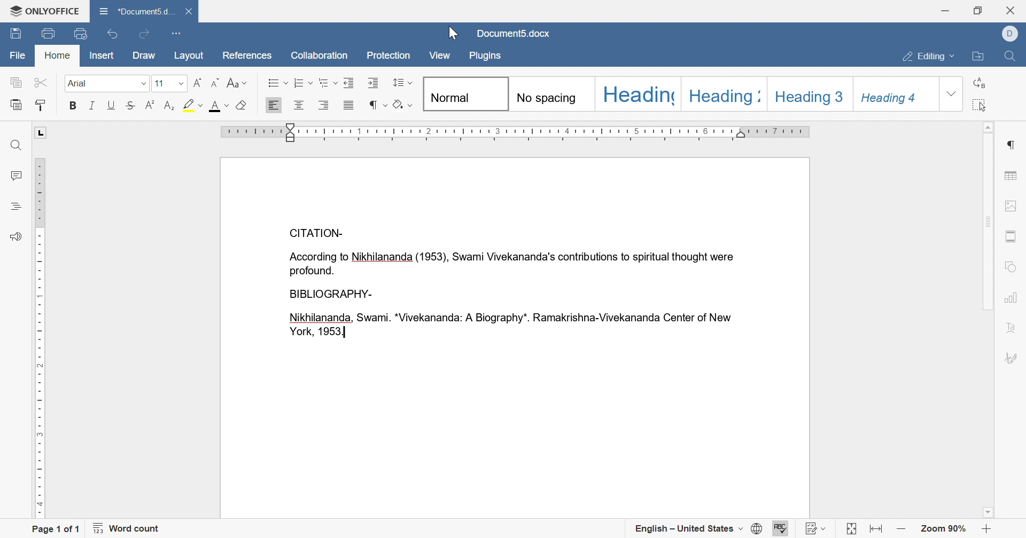 The width and height of the screenshot is (1026, 538). Describe the element at coordinates (901, 532) in the screenshot. I see `zoom out` at that location.